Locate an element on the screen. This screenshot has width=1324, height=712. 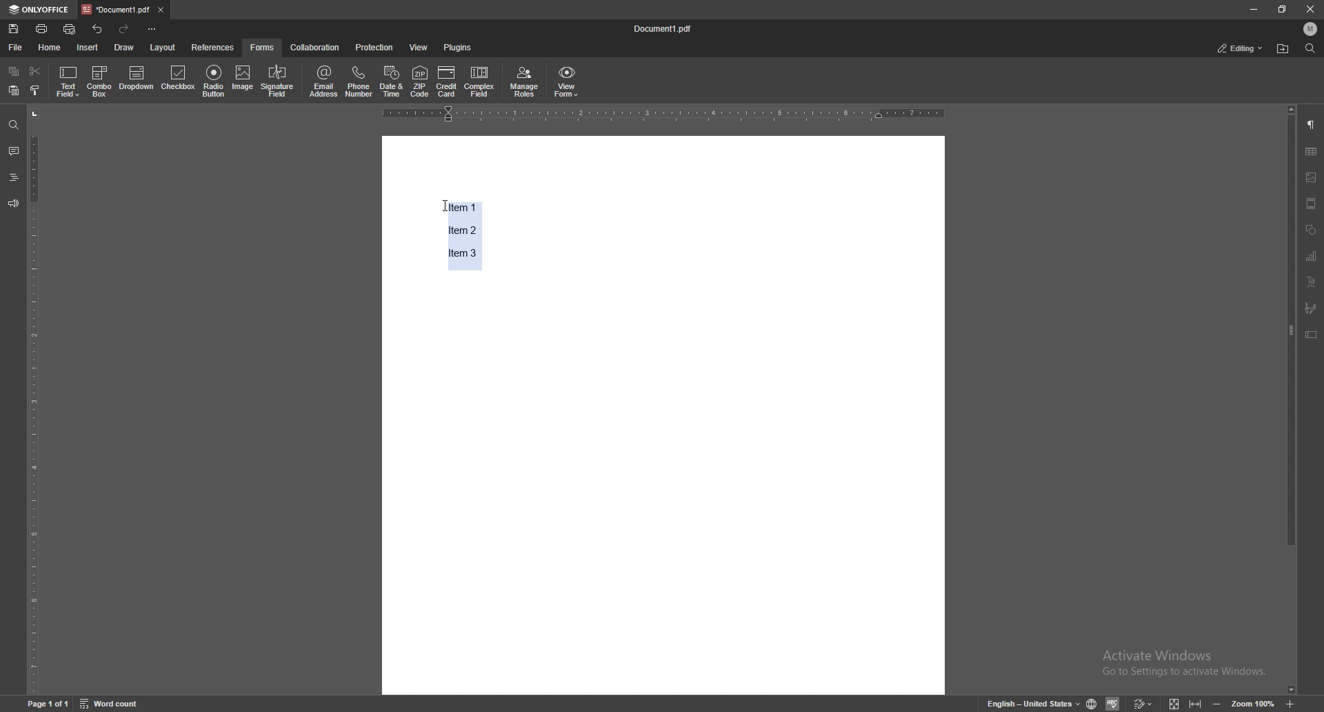
text art is located at coordinates (1312, 282).